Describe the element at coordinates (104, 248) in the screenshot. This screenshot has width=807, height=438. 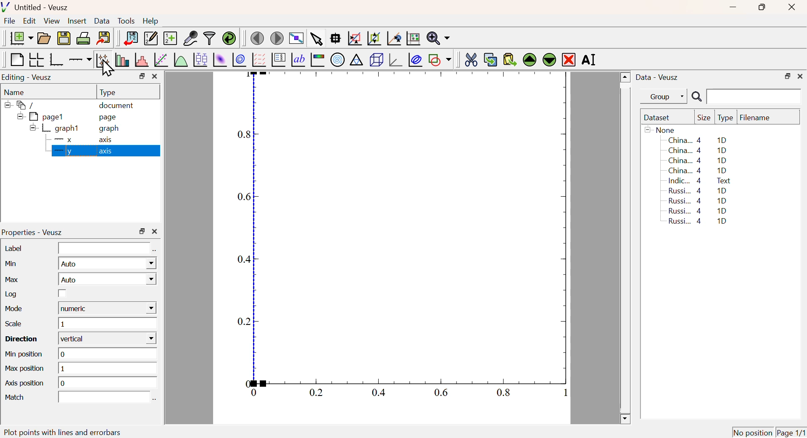
I see `Input` at that location.